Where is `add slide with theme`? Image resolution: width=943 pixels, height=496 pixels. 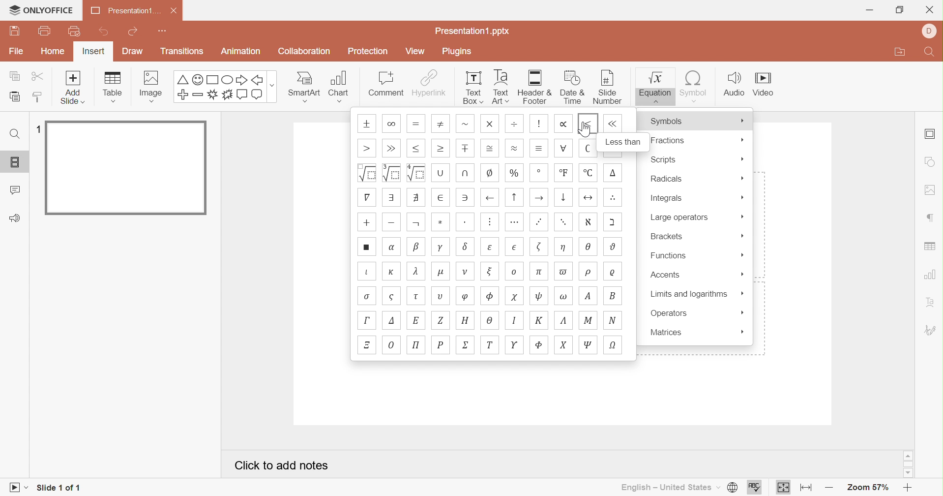
add slide with theme is located at coordinates (71, 97).